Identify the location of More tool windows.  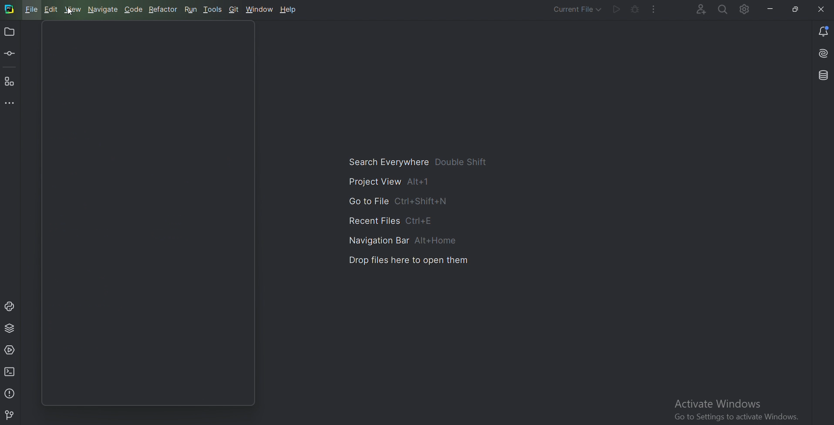
(12, 102).